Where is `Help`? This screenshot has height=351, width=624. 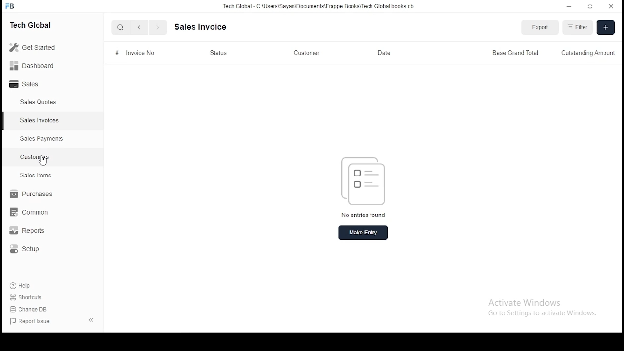 Help is located at coordinates (22, 286).